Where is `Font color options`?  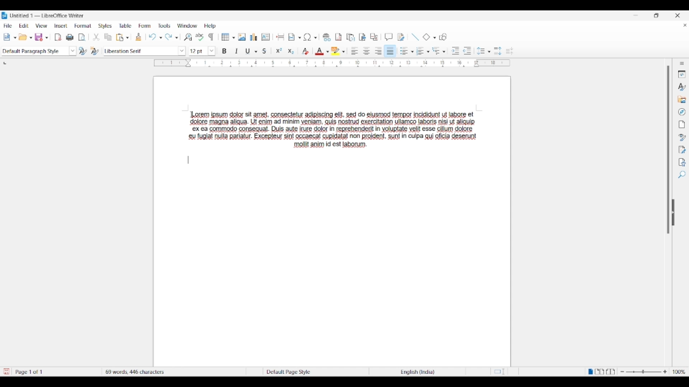
Font color options is located at coordinates (327, 52).